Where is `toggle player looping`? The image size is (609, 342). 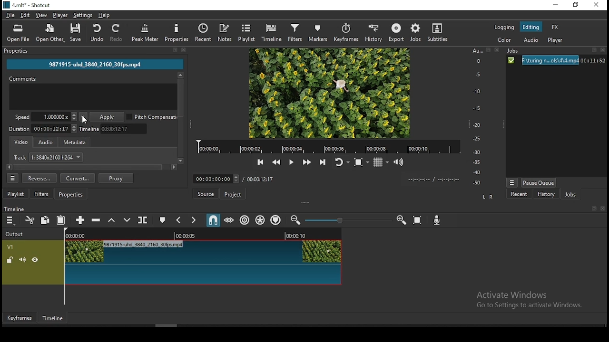 toggle player looping is located at coordinates (341, 164).